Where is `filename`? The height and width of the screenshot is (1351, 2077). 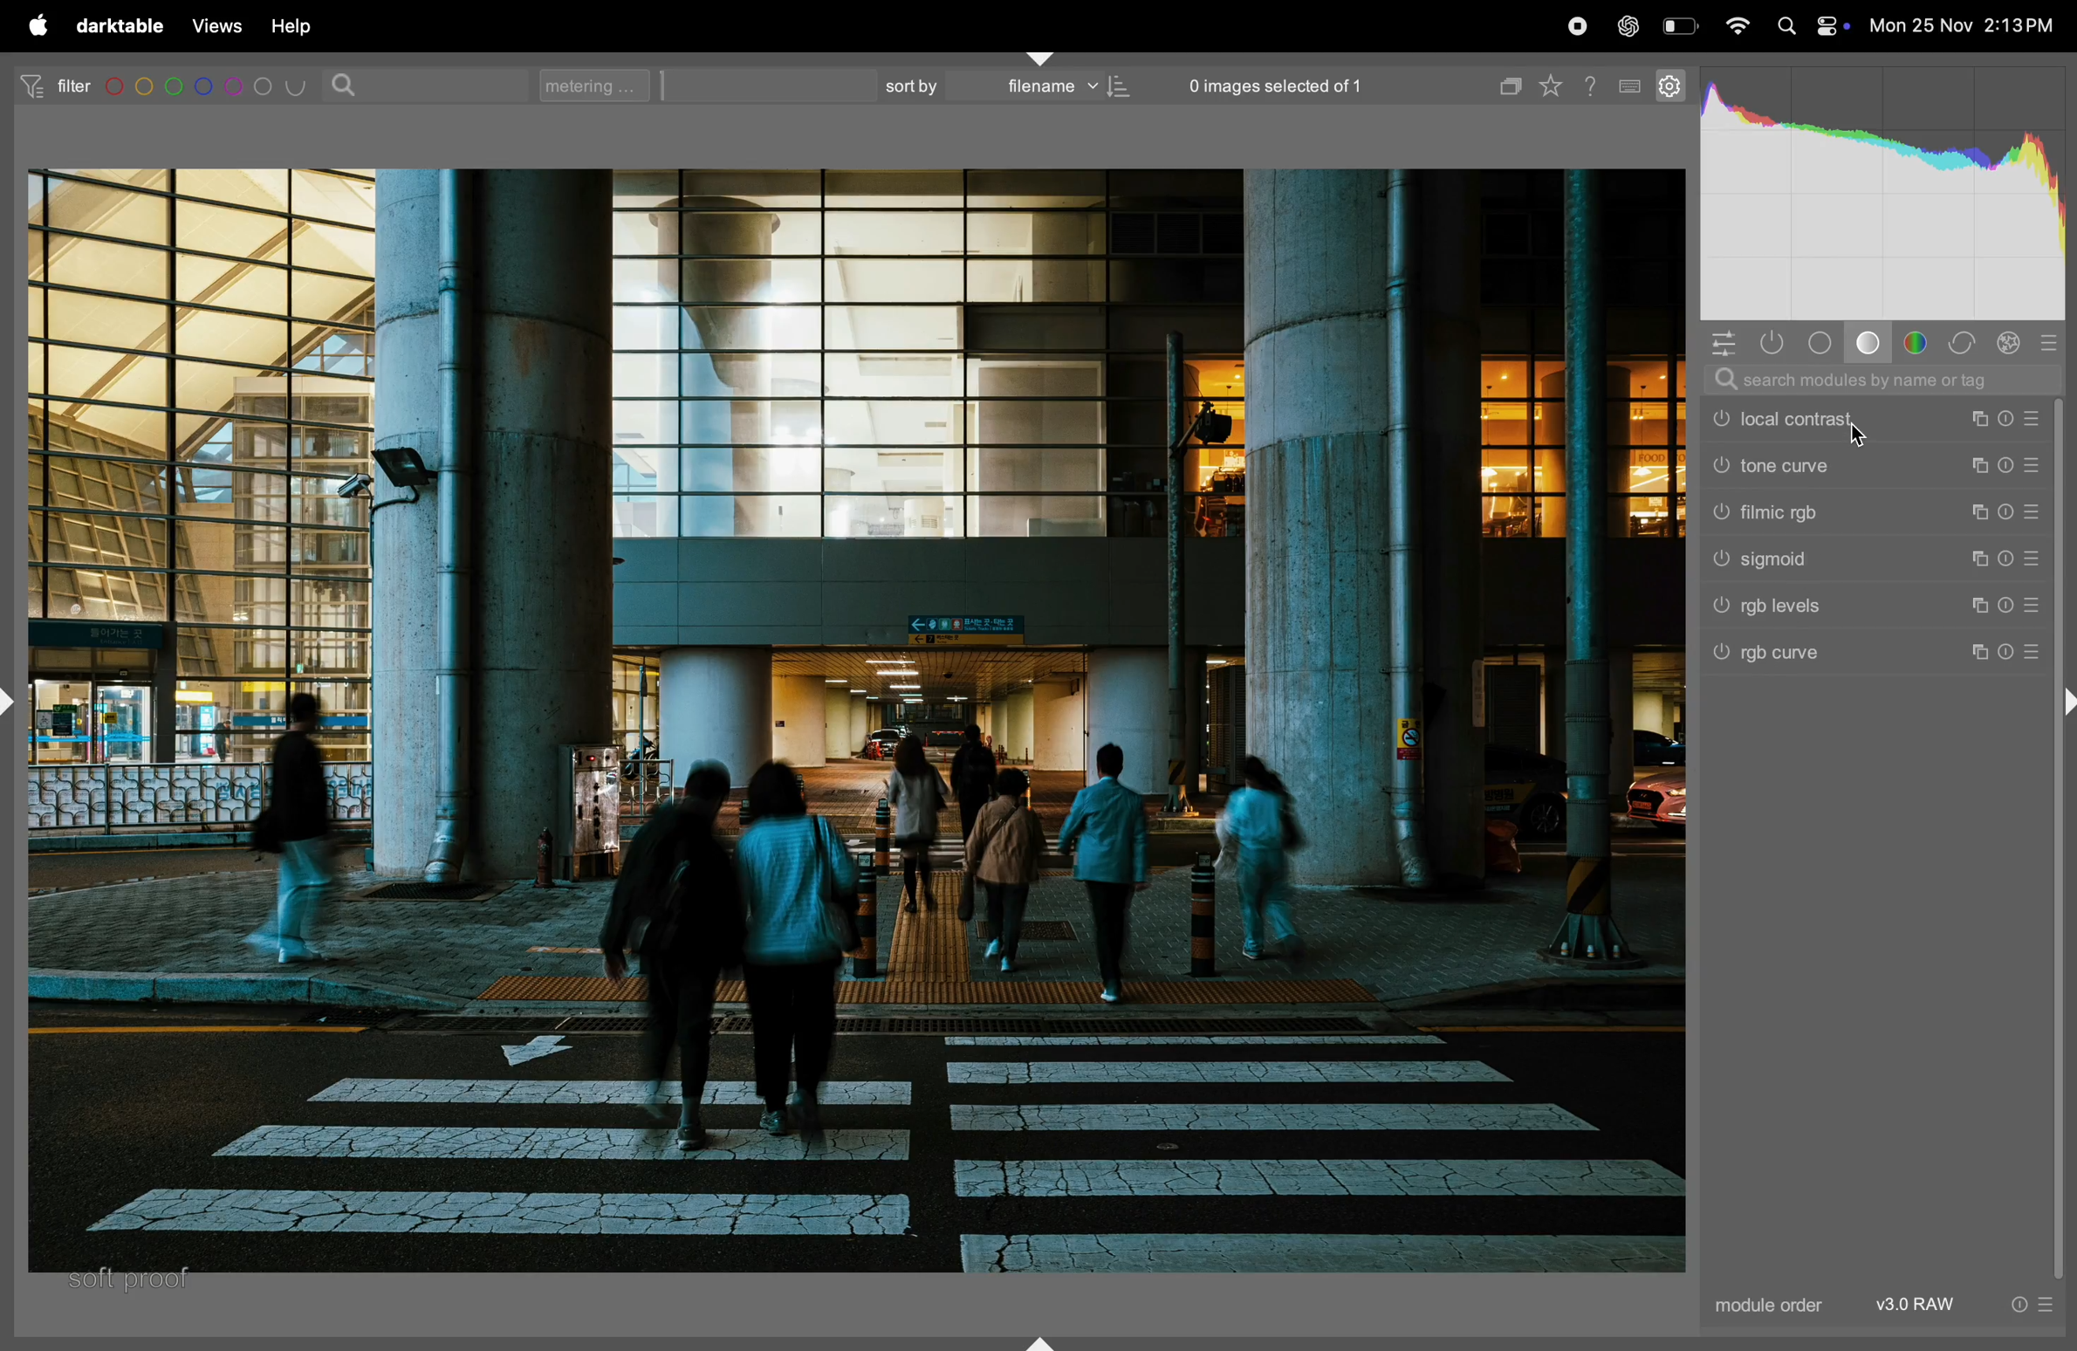
filename is located at coordinates (1061, 88).